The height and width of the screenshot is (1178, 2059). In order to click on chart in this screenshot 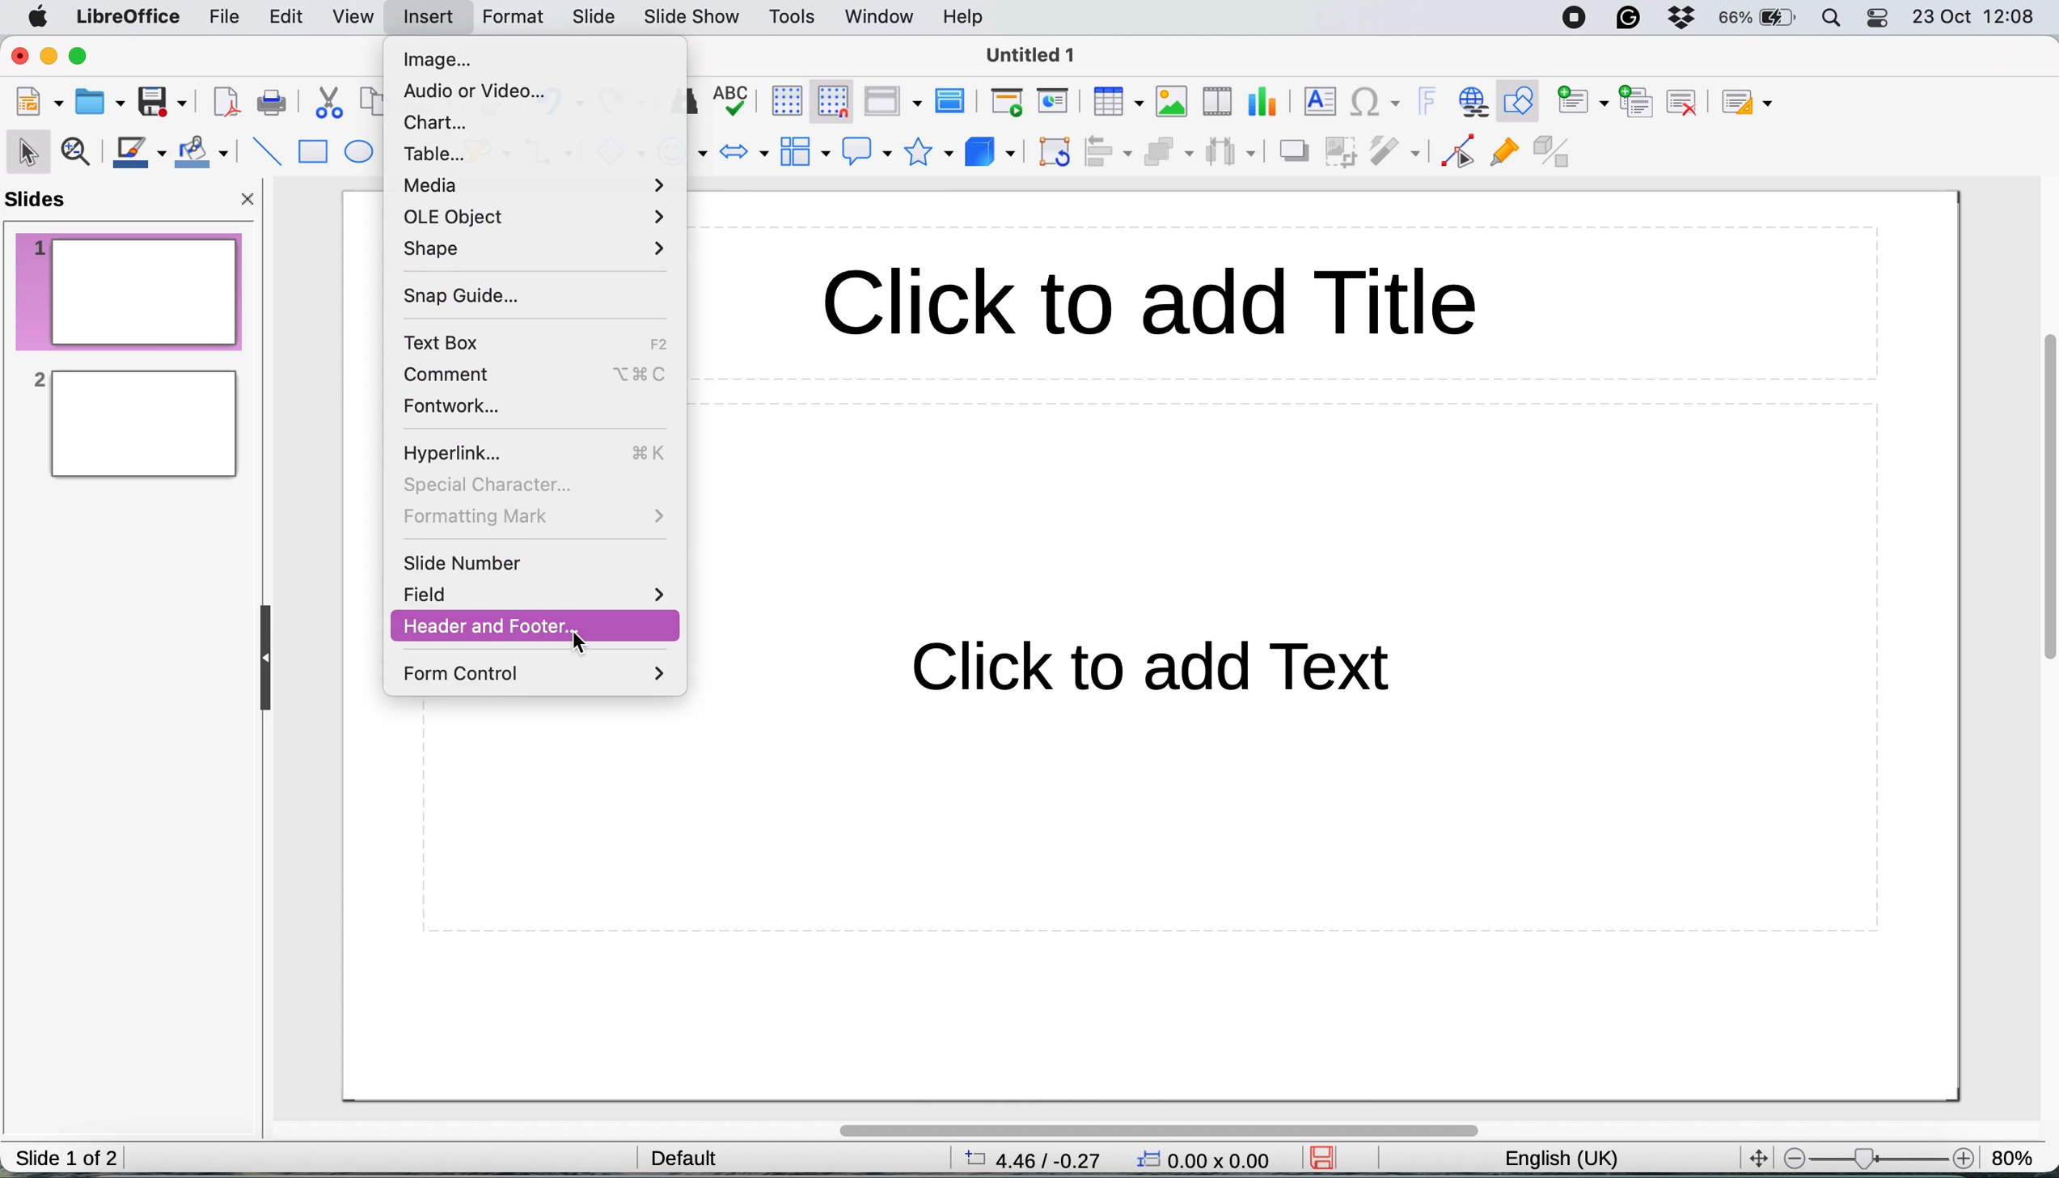, I will do `click(438, 121)`.